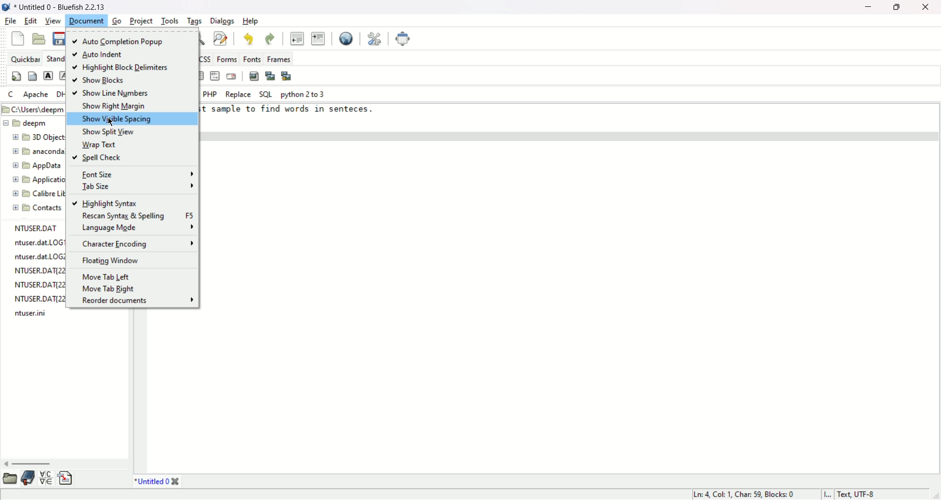  What do you see at coordinates (33, 76) in the screenshot?
I see `body` at bounding box center [33, 76].